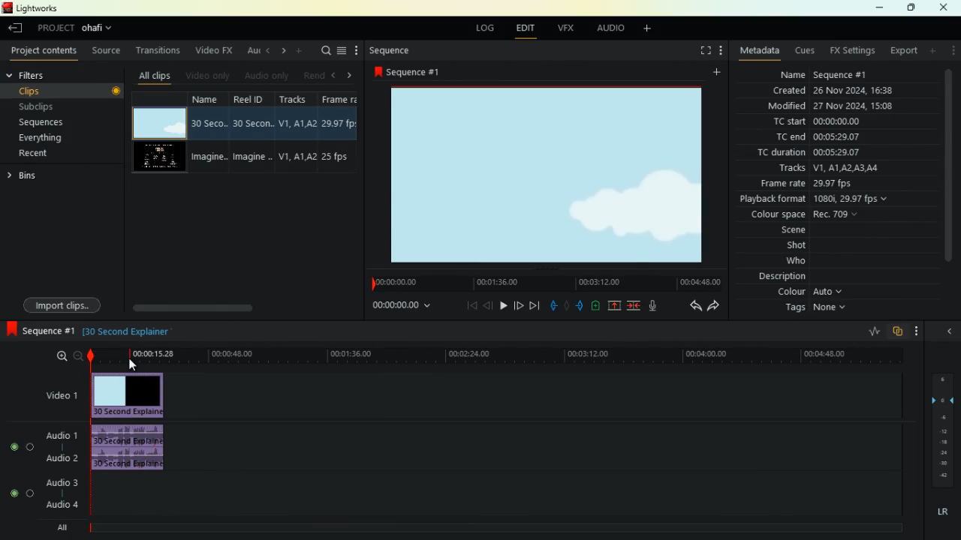 This screenshot has height=540, width=961. I want to click on filters, so click(44, 76).